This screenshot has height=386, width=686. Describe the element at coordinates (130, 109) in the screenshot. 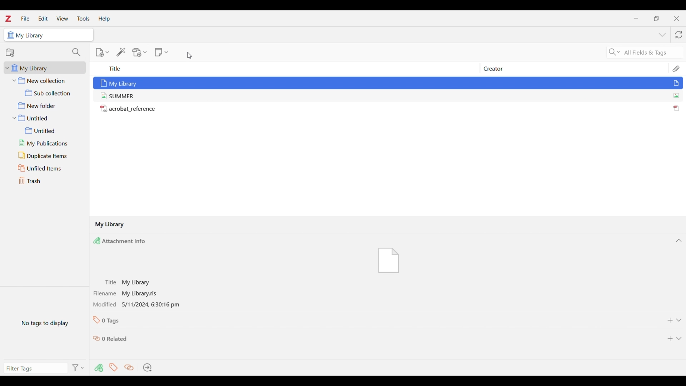

I see `Acrobat_reference` at that location.